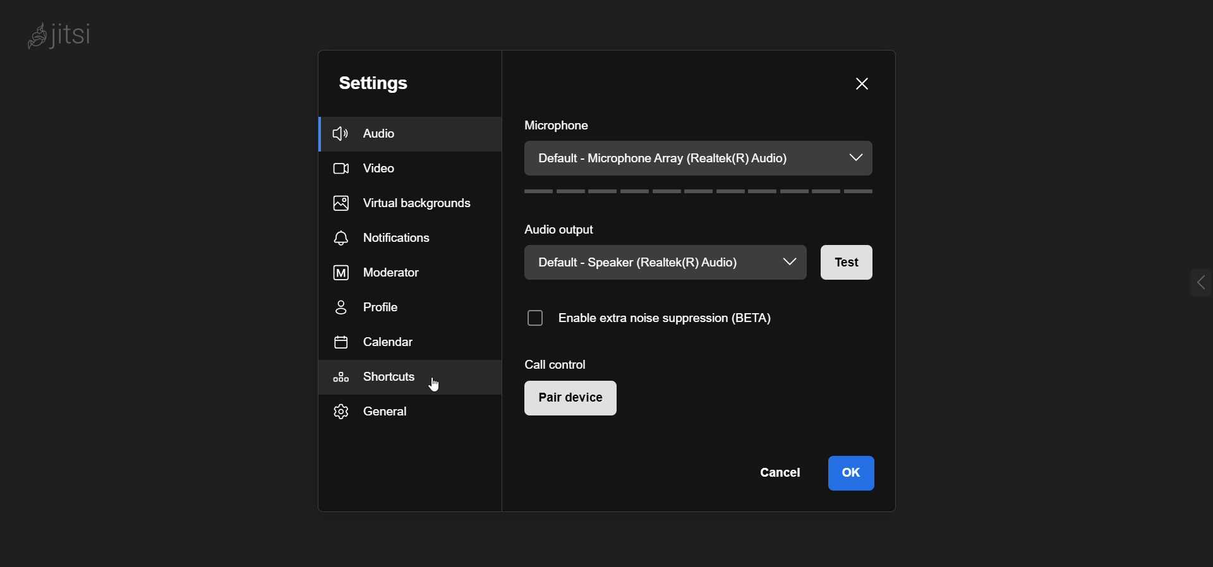 The width and height of the screenshot is (1213, 567). I want to click on close pane, so click(863, 81).